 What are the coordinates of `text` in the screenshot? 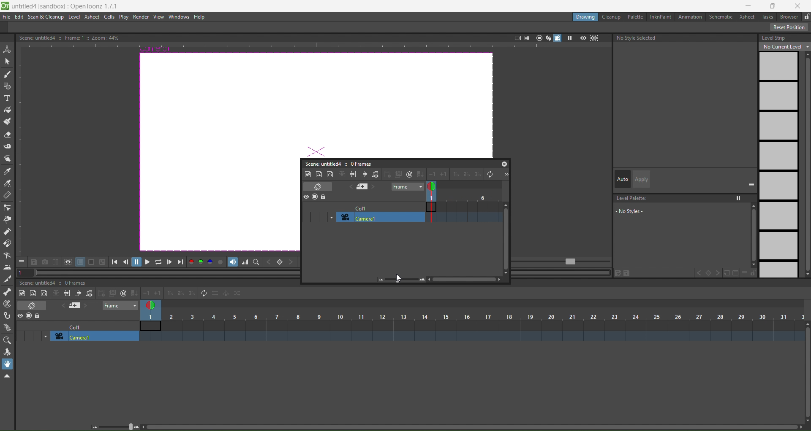 It's located at (638, 38).